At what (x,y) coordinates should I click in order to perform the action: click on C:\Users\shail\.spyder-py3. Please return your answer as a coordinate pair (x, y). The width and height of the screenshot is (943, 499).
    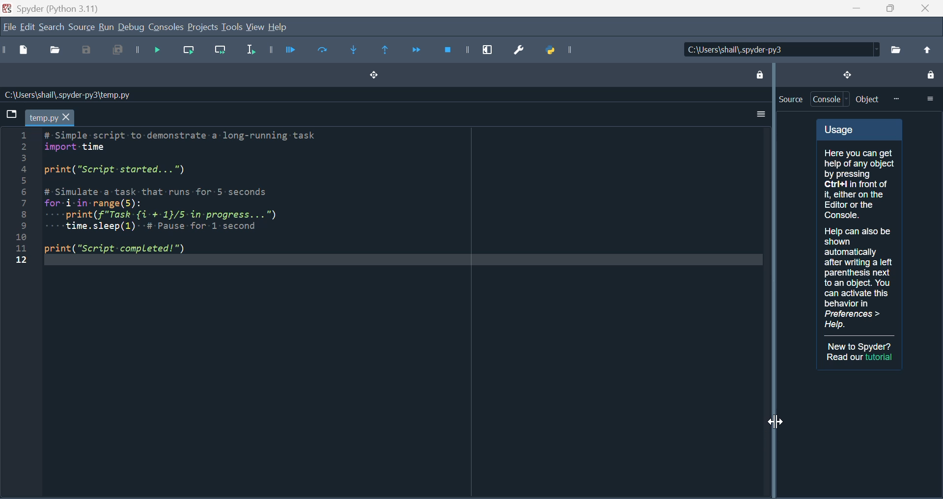
    Looking at the image, I should click on (779, 50).